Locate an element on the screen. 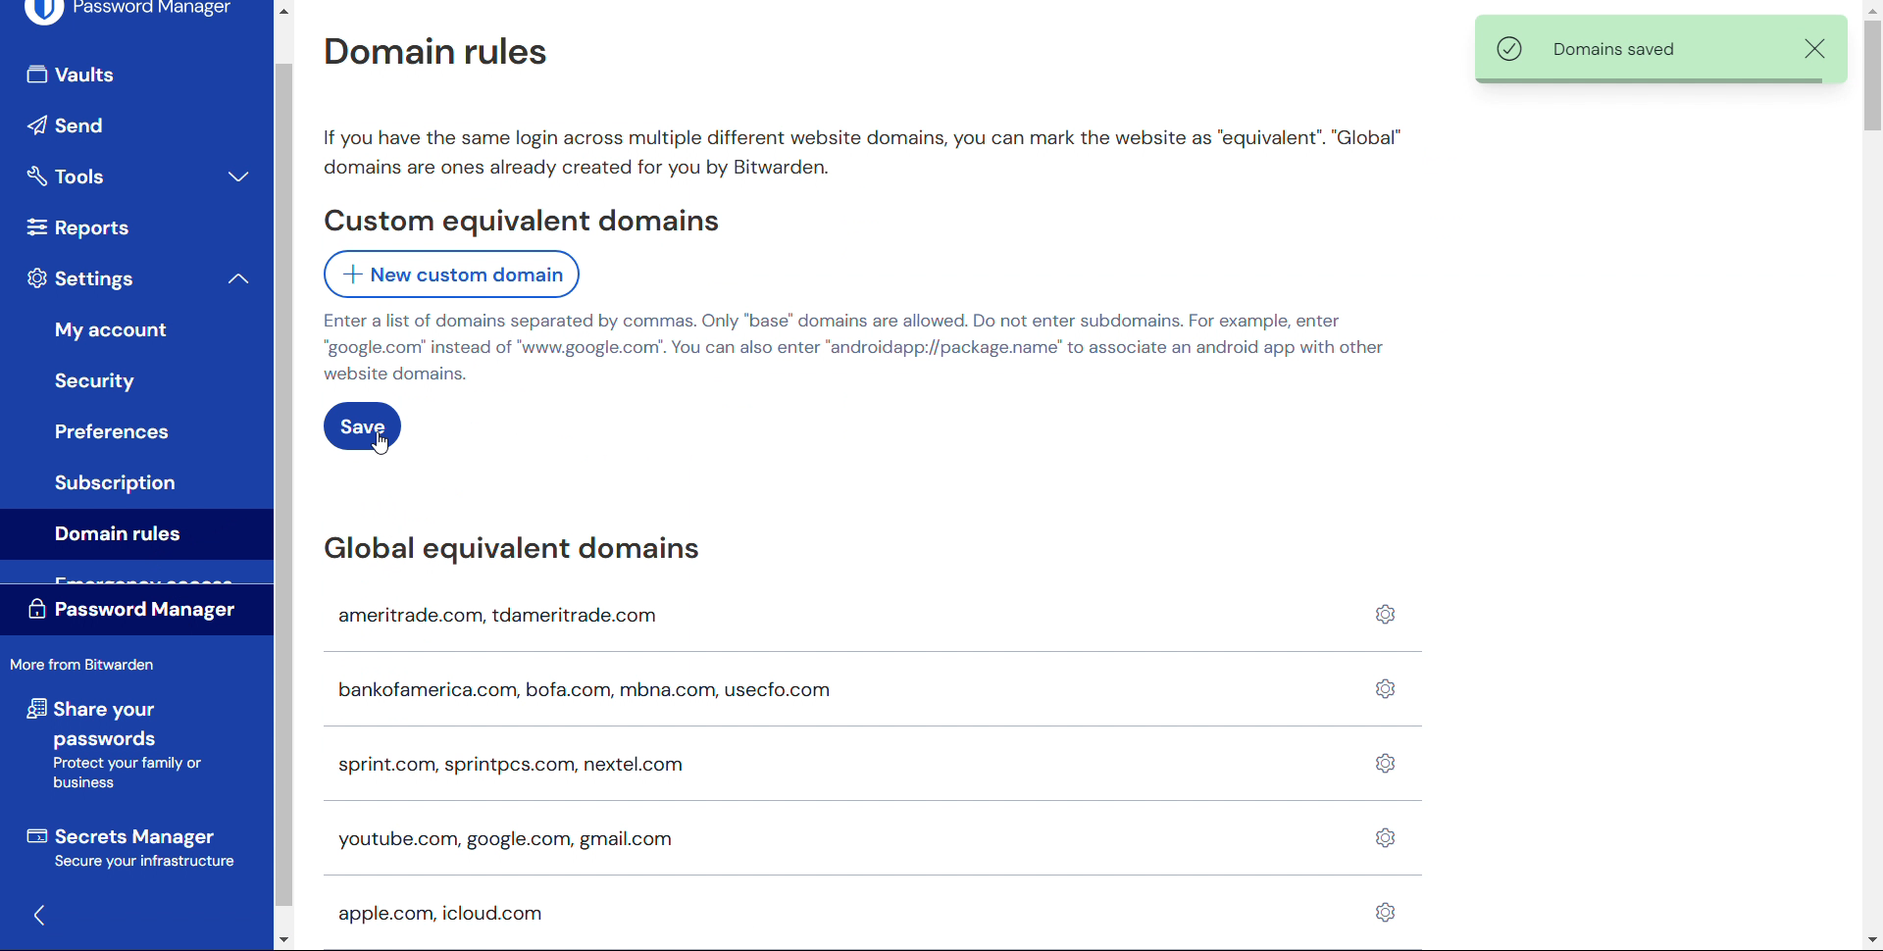 This screenshot has height=951, width=1883. bankofamerica.com, bofa.com, mbna.com, usecfo.com is located at coordinates (614, 688).